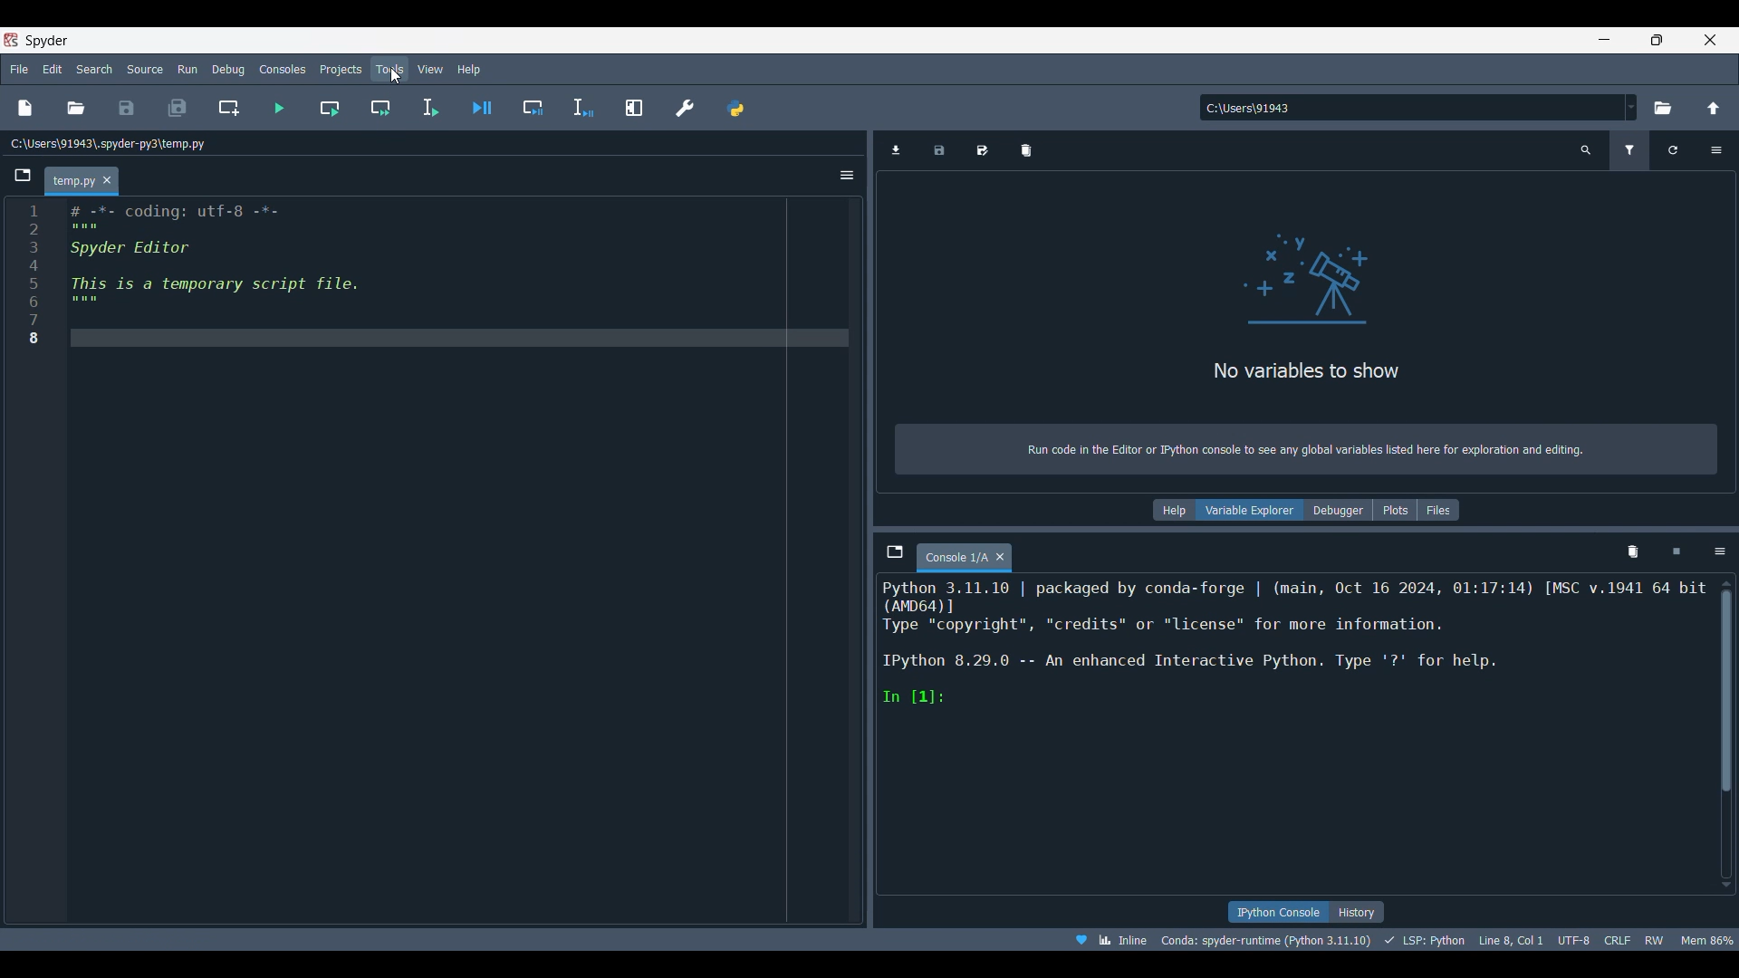 The height and width of the screenshot is (978, 1739). Describe the element at coordinates (483, 108) in the screenshot. I see `Debug file` at that location.